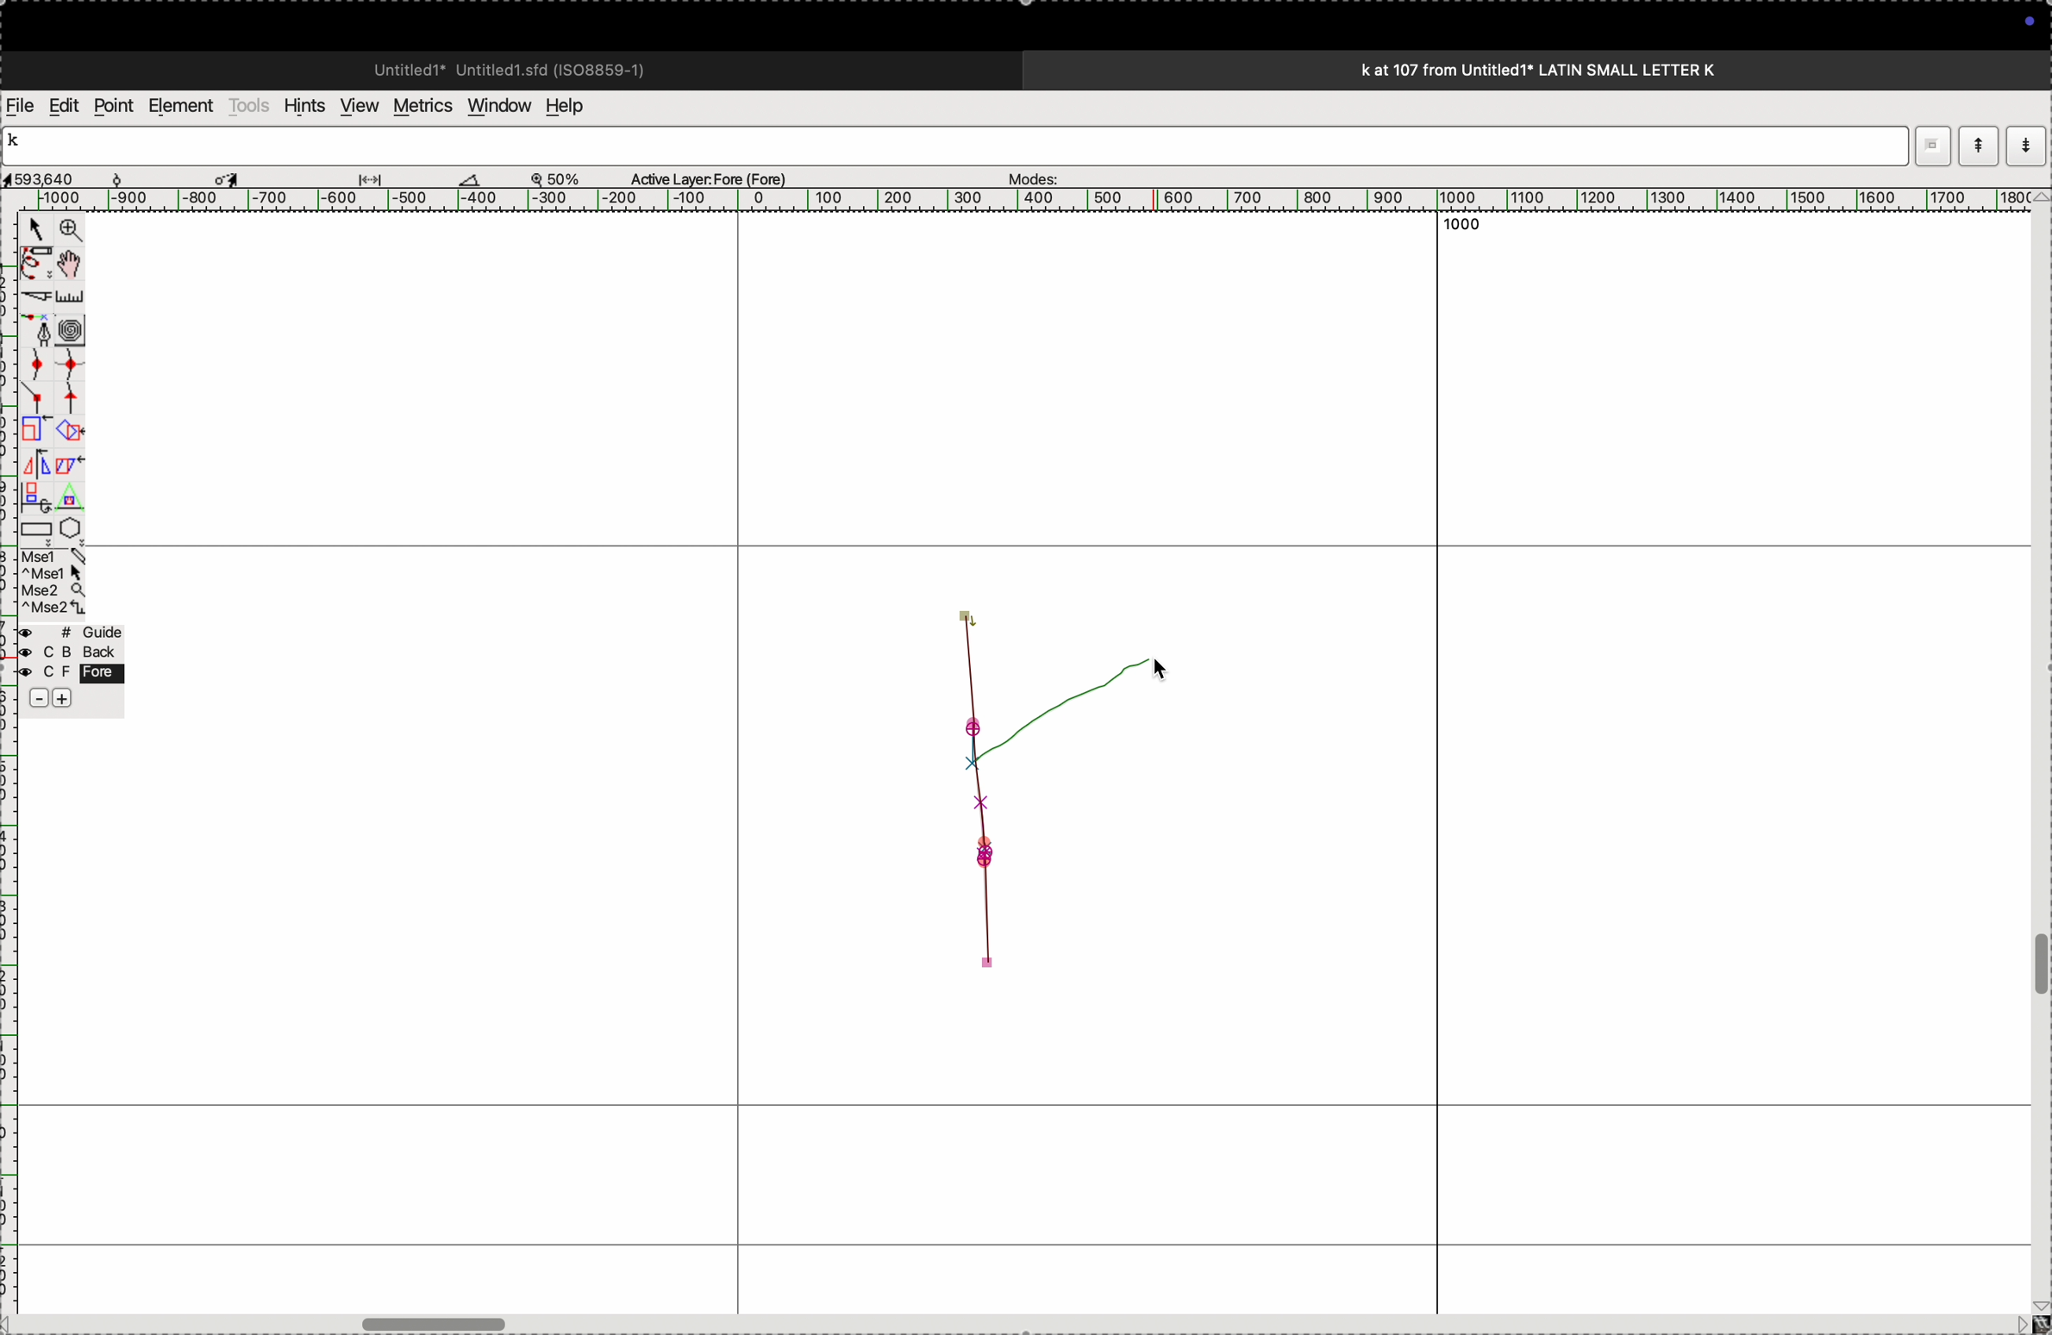 The image size is (2052, 1335). Describe the element at coordinates (21, 143) in the screenshot. I see `K` at that location.